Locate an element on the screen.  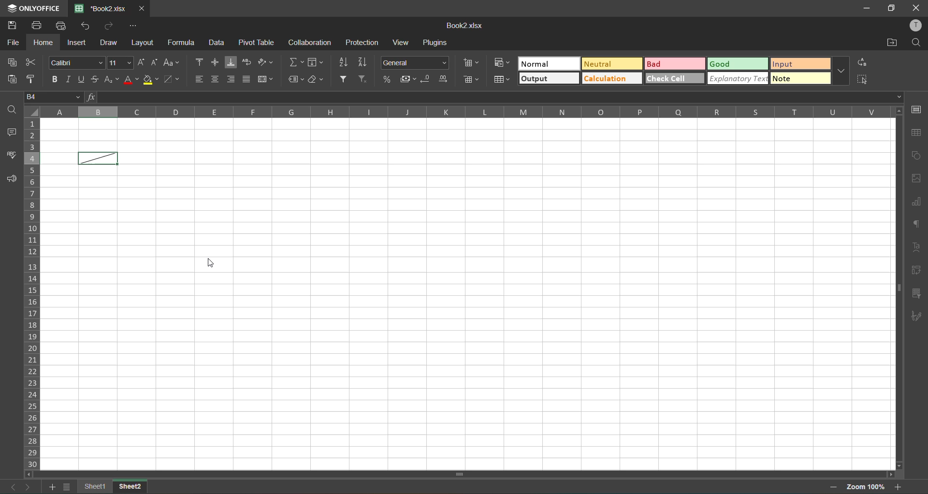
filter is located at coordinates (342, 79).